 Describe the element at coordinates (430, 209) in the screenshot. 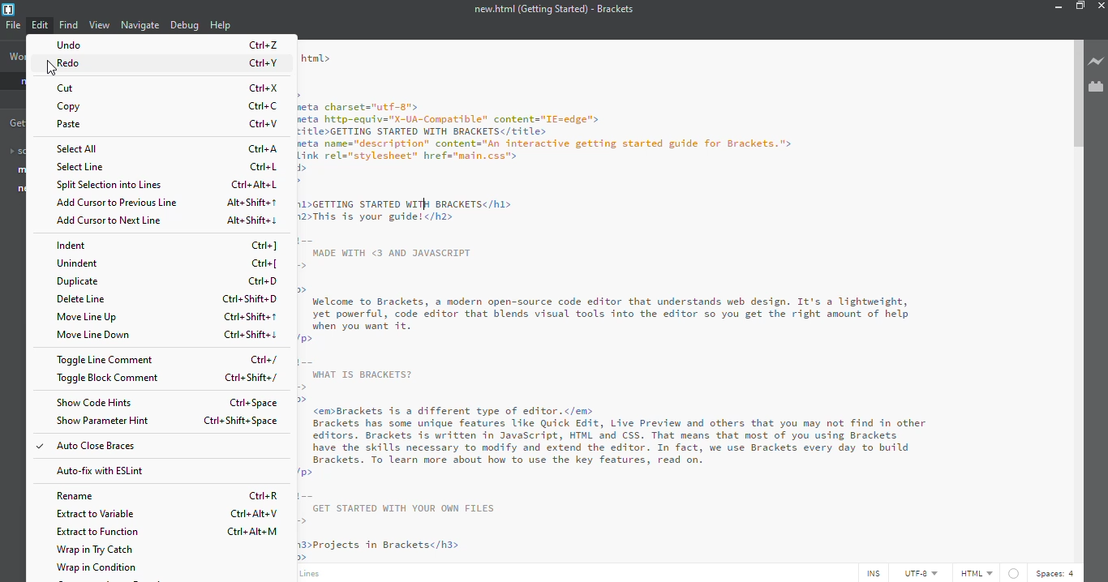

I see `<h1>GETTING STARTED WITH BRACKETS</h1>
ADThis 1s your guddel</hd>` at that location.